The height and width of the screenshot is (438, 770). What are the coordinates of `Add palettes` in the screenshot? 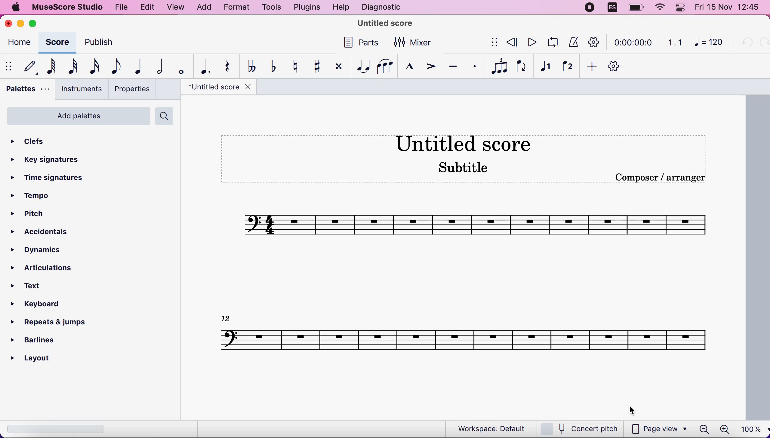 It's located at (76, 115).